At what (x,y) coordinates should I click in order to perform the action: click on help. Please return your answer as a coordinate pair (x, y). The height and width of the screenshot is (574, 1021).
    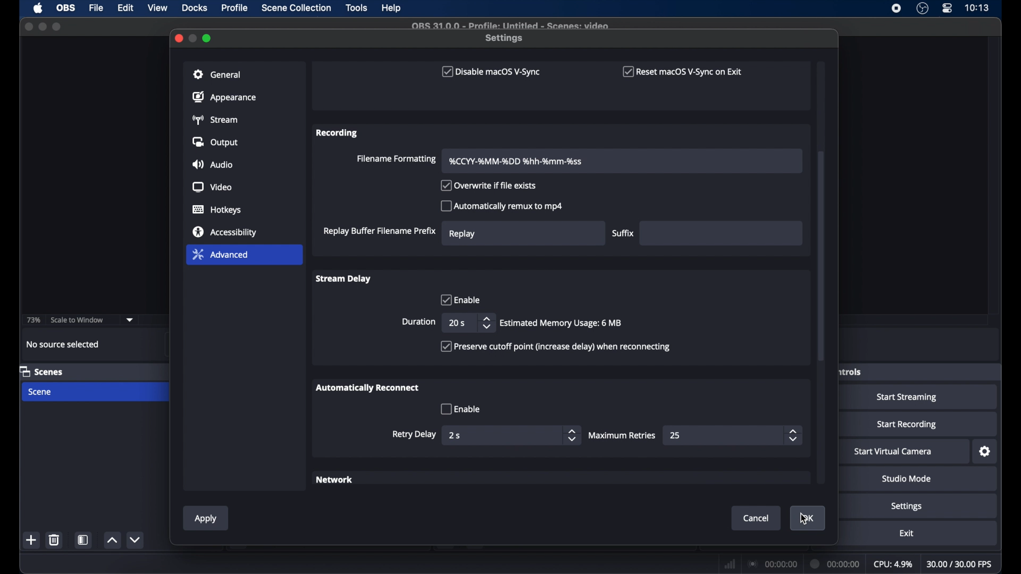
    Looking at the image, I should click on (392, 9).